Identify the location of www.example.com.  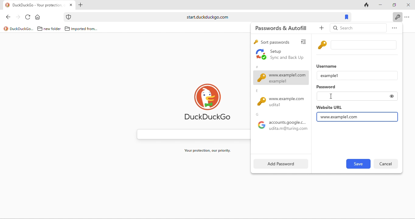
(283, 102).